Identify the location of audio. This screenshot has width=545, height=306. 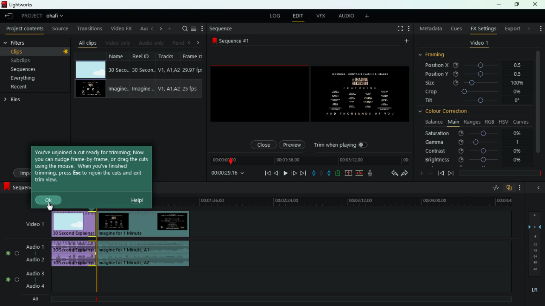
(75, 254).